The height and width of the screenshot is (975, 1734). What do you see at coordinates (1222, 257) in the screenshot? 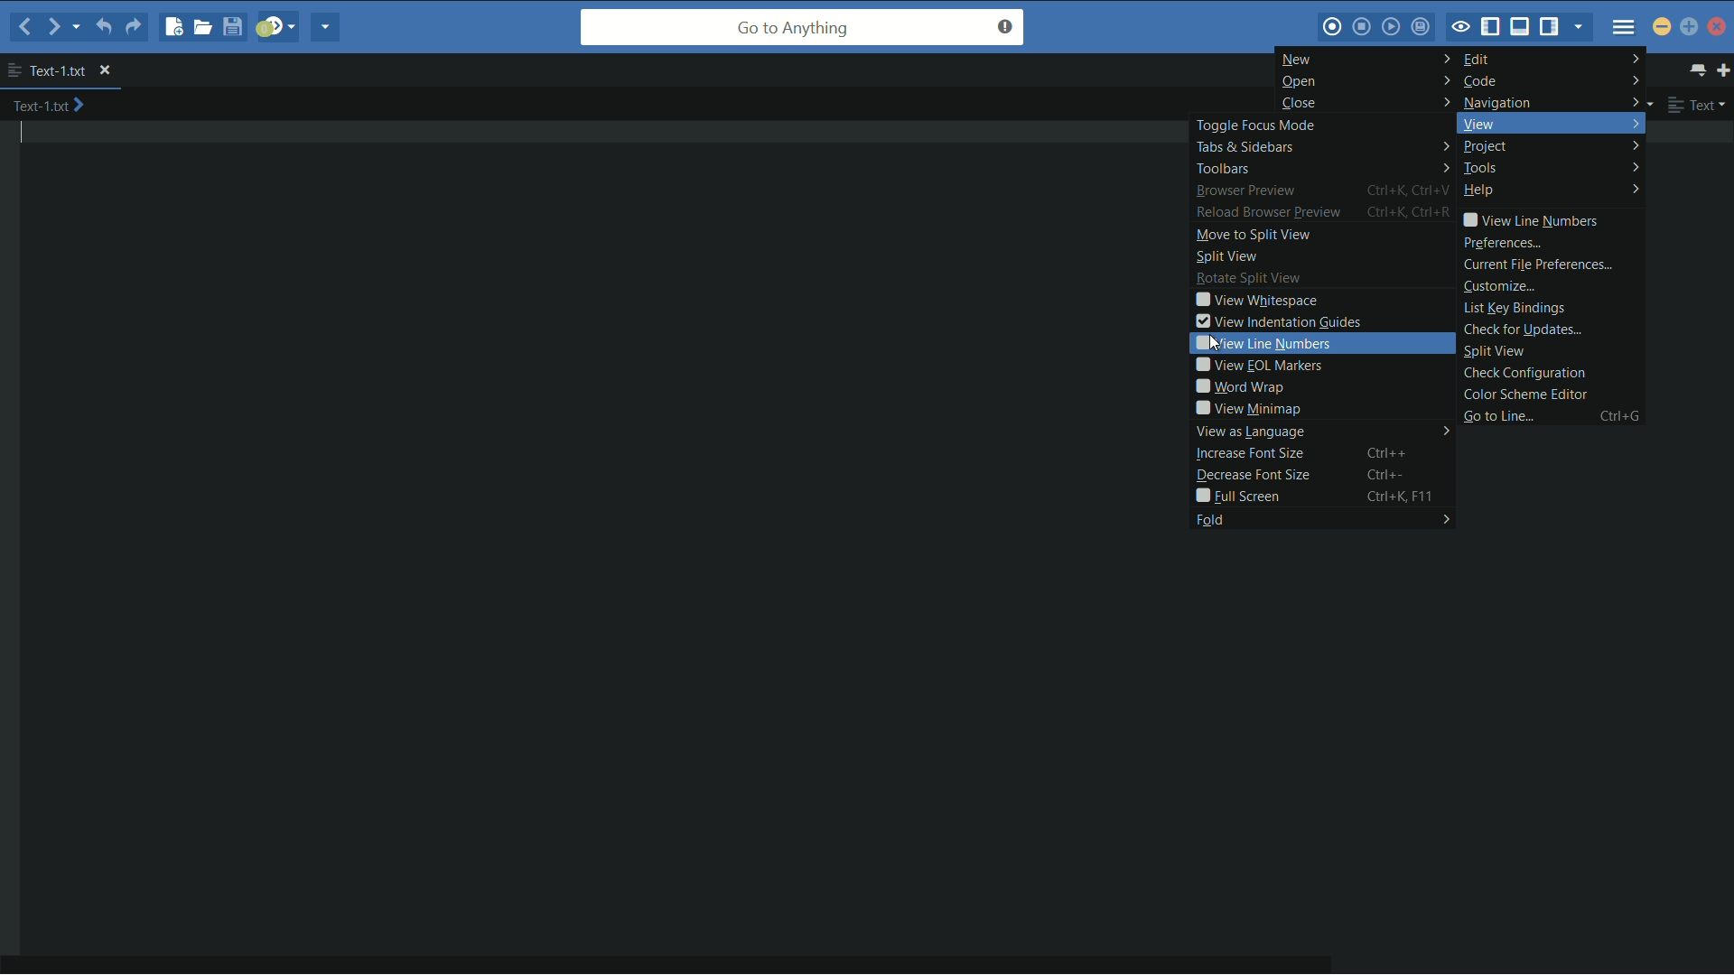
I see `split view` at bounding box center [1222, 257].